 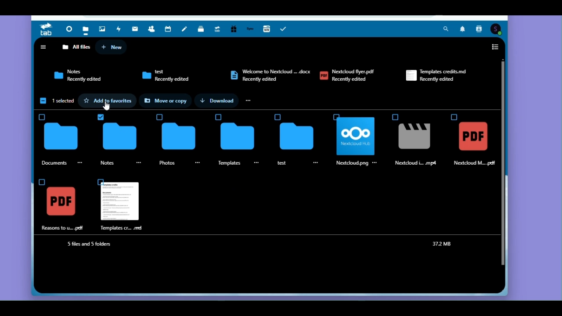 I want to click on Contacts, so click(x=153, y=29).